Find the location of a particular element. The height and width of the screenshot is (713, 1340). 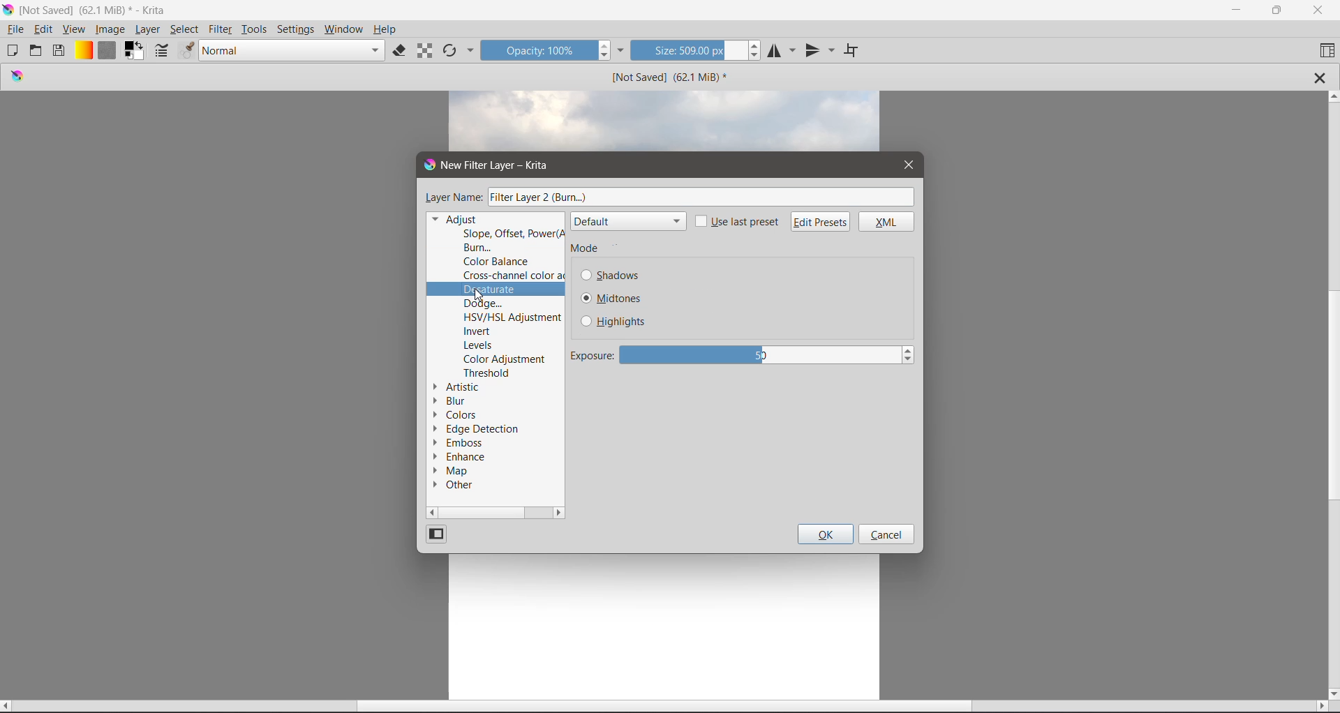

Reload Original Preset is located at coordinates (451, 50).